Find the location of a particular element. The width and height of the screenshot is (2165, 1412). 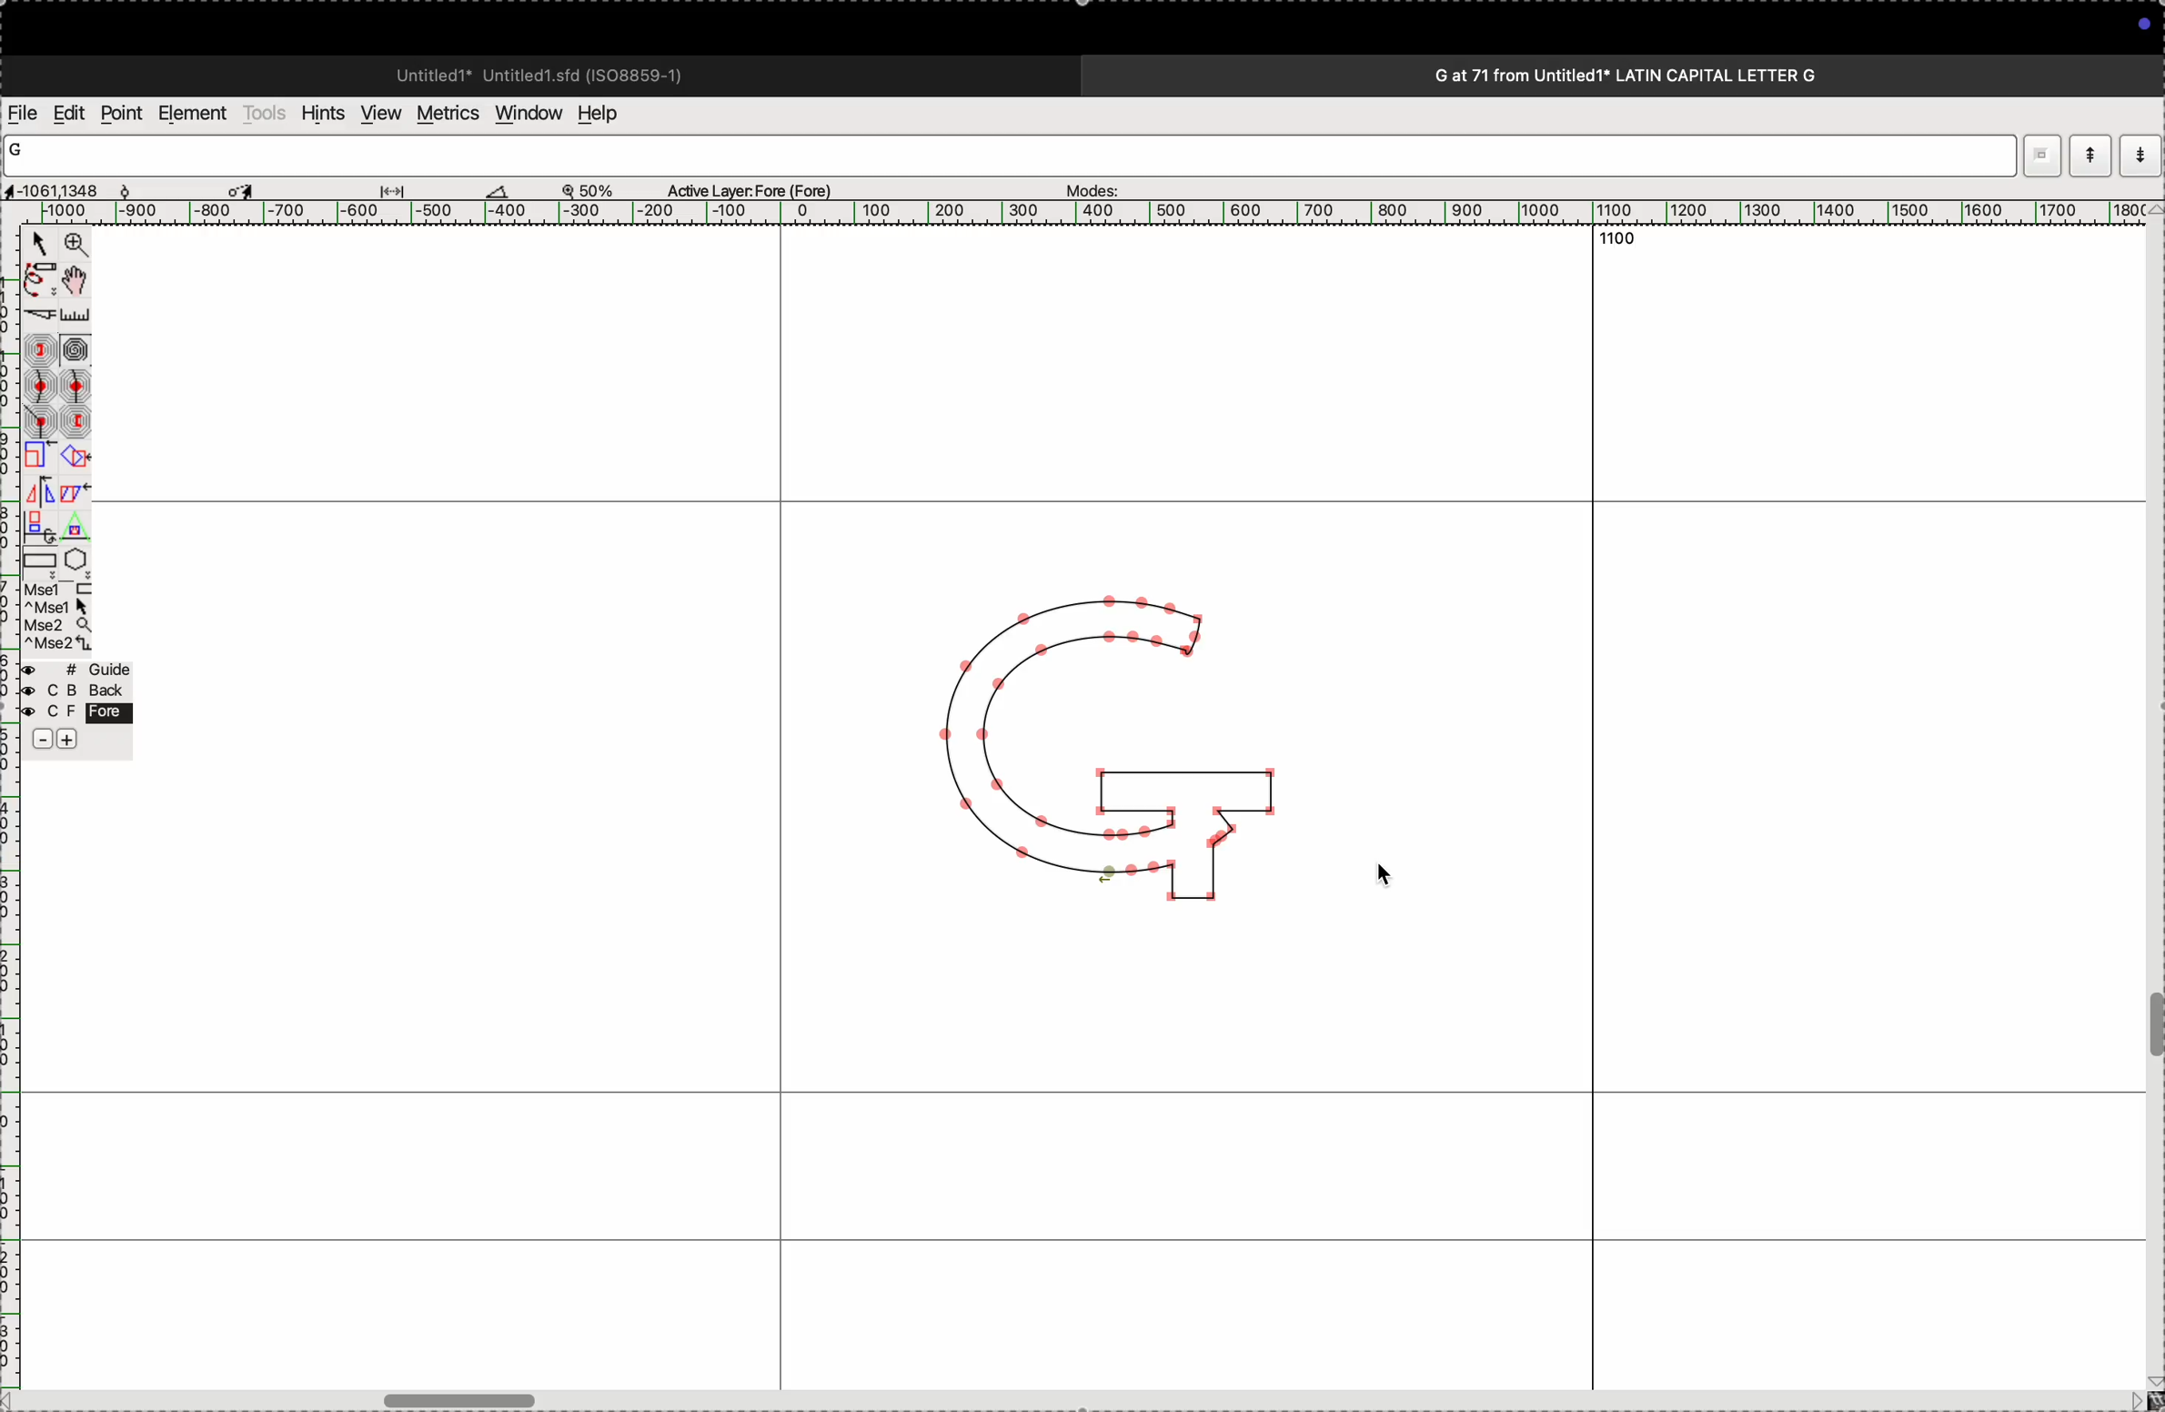

previous constraint point is located at coordinates (76, 421).